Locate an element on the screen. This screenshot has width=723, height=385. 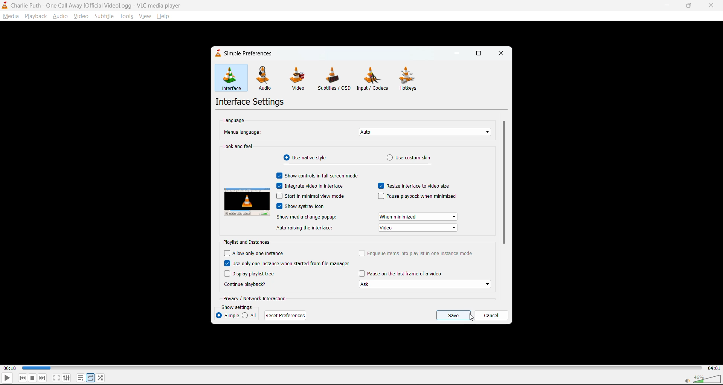
preview is located at coordinates (247, 201).